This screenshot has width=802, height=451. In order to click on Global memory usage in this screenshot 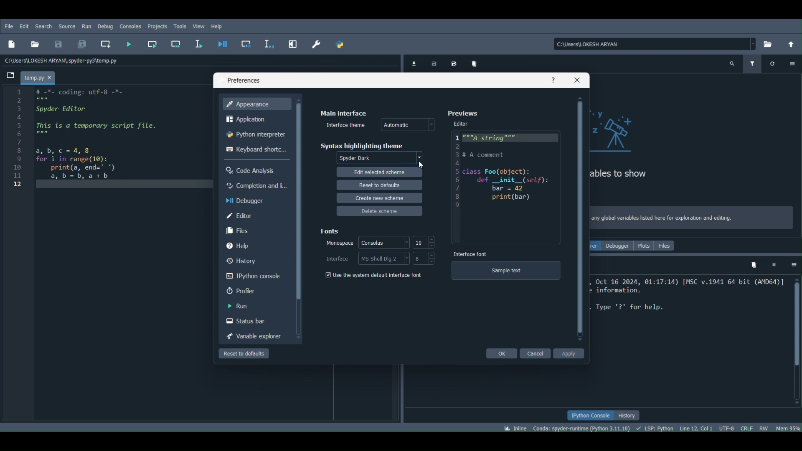, I will do `click(788, 426)`.